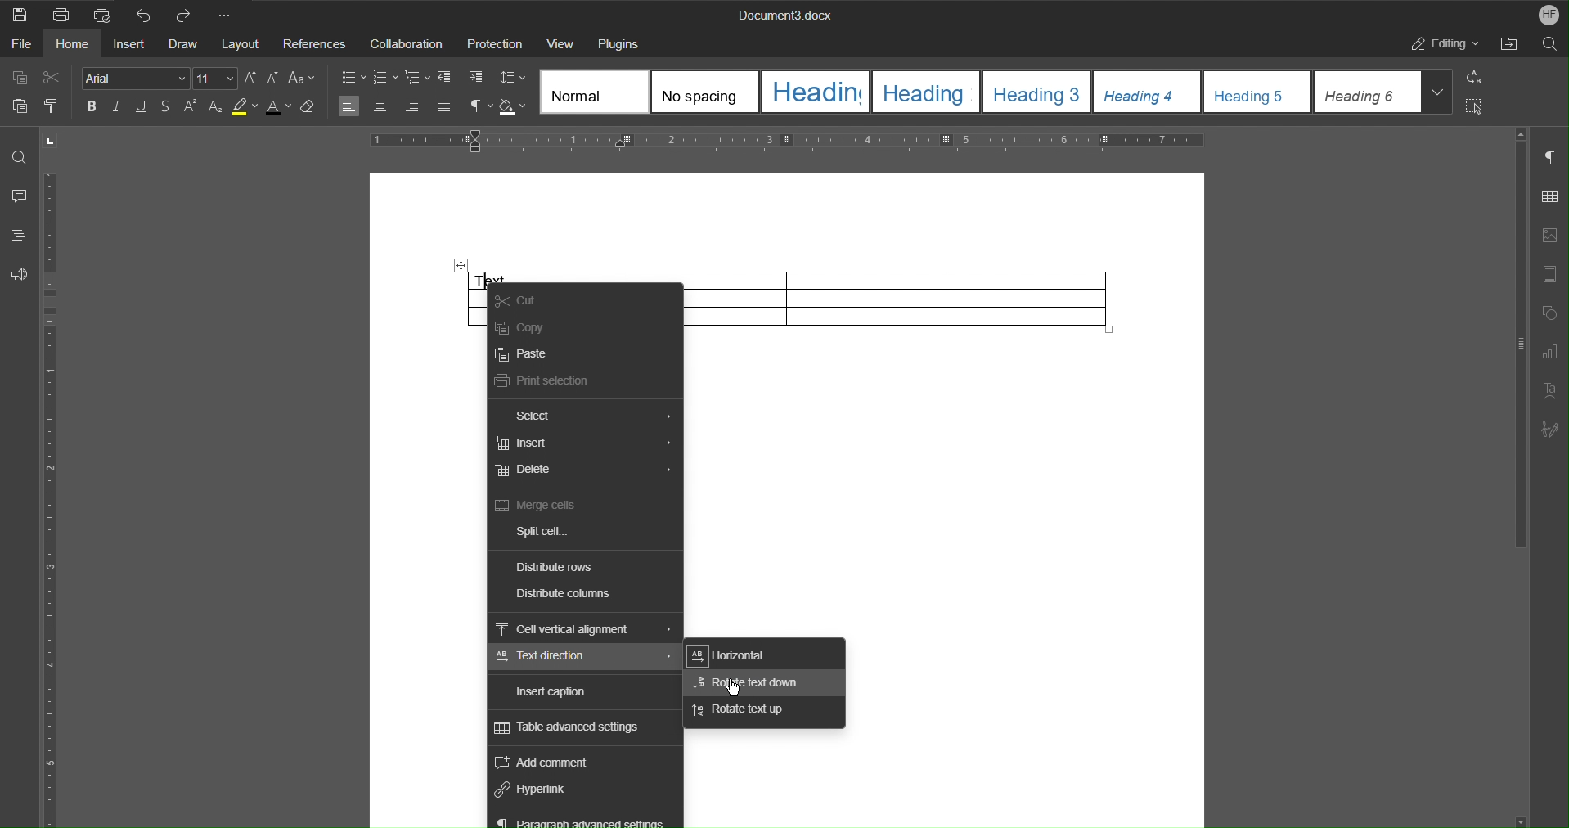 Image resolution: width=1569 pixels, height=828 pixels. Describe the element at coordinates (302, 79) in the screenshot. I see `Text Case Settings` at that location.